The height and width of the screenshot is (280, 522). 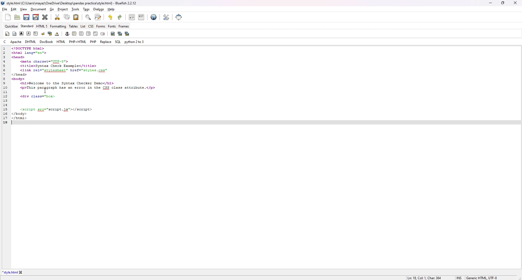 What do you see at coordinates (120, 33) in the screenshot?
I see `insert thumbnail` at bounding box center [120, 33].